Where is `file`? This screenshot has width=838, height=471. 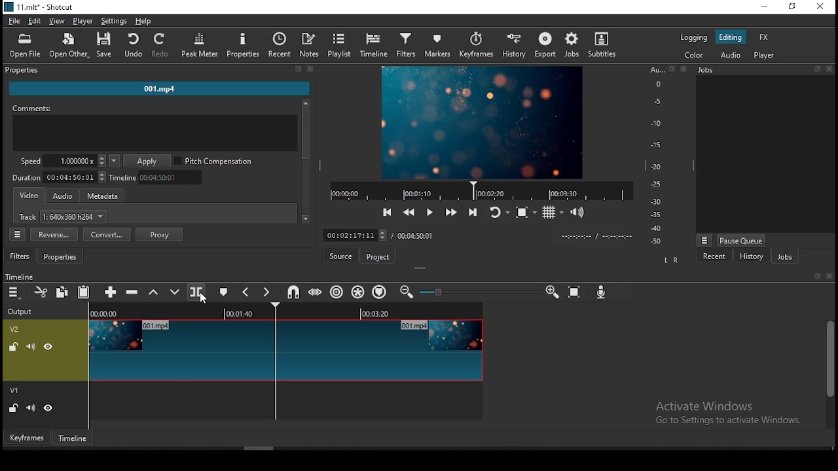 file is located at coordinates (13, 20).